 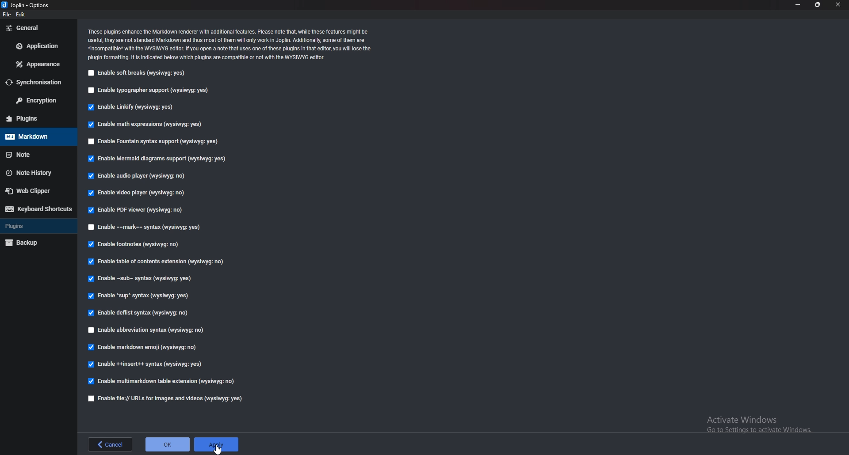 I want to click on Plugins, so click(x=35, y=226).